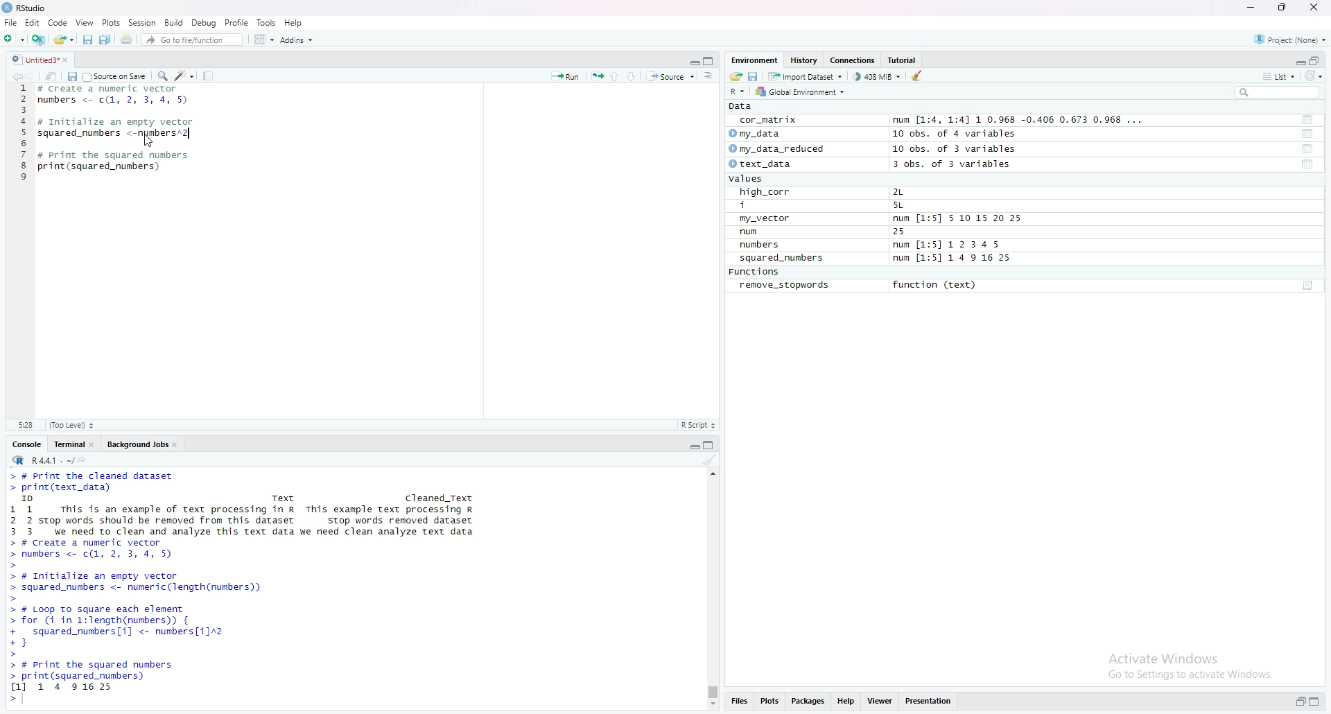  What do you see at coordinates (767, 206) in the screenshot?
I see `i` at bounding box center [767, 206].